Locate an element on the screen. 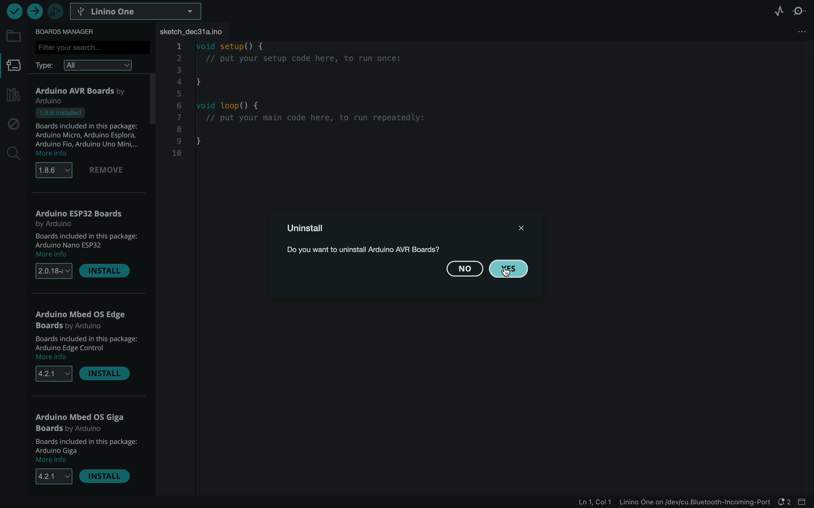 The height and width of the screenshot is (508, 814). folder is located at coordinates (14, 37).